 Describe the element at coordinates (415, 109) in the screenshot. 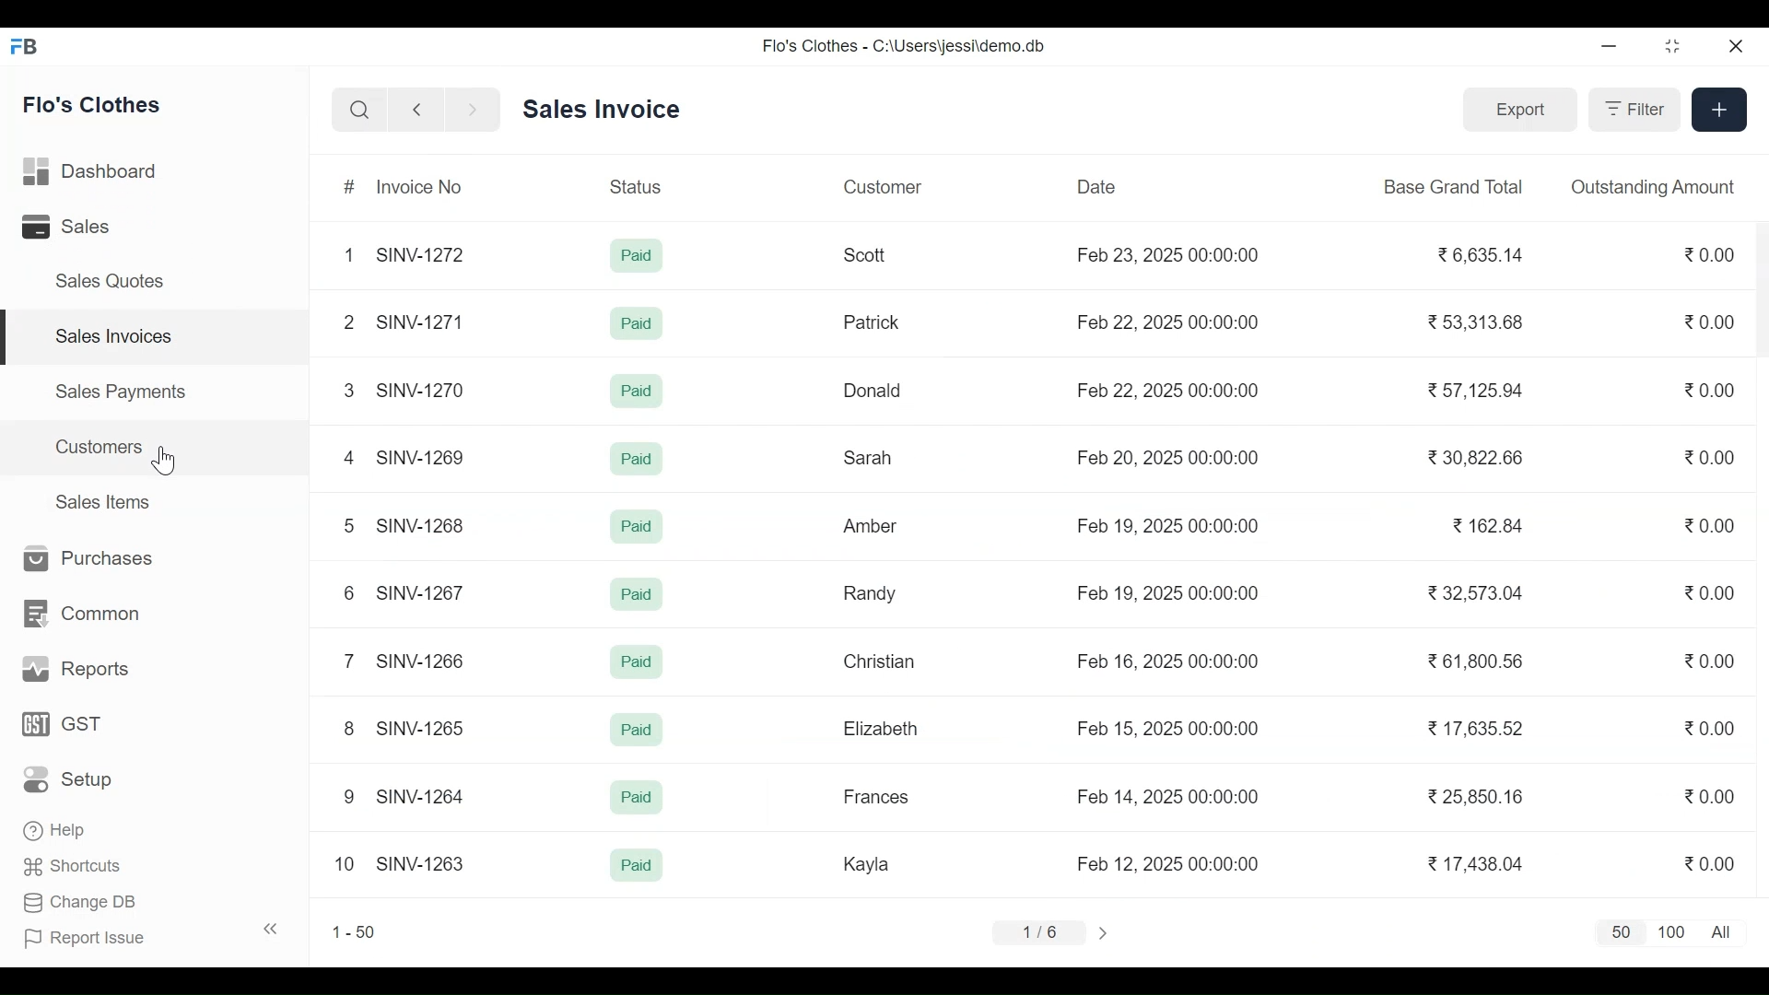

I see `Navigate back` at that location.